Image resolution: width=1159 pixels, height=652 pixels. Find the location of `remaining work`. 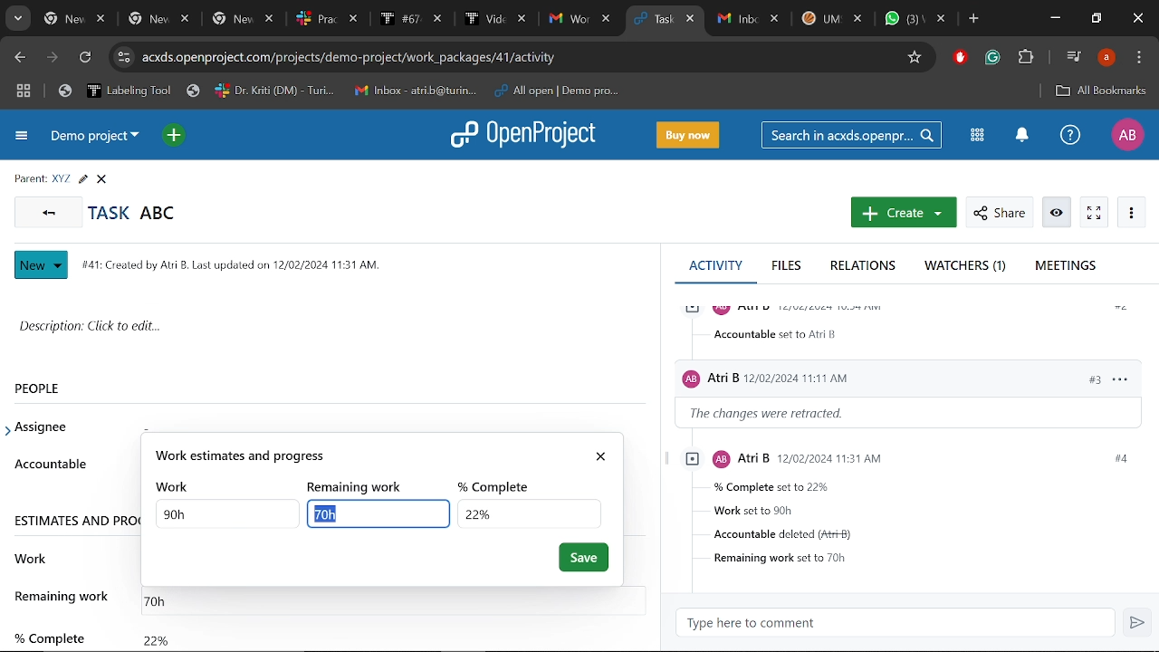

remaining work is located at coordinates (361, 486).